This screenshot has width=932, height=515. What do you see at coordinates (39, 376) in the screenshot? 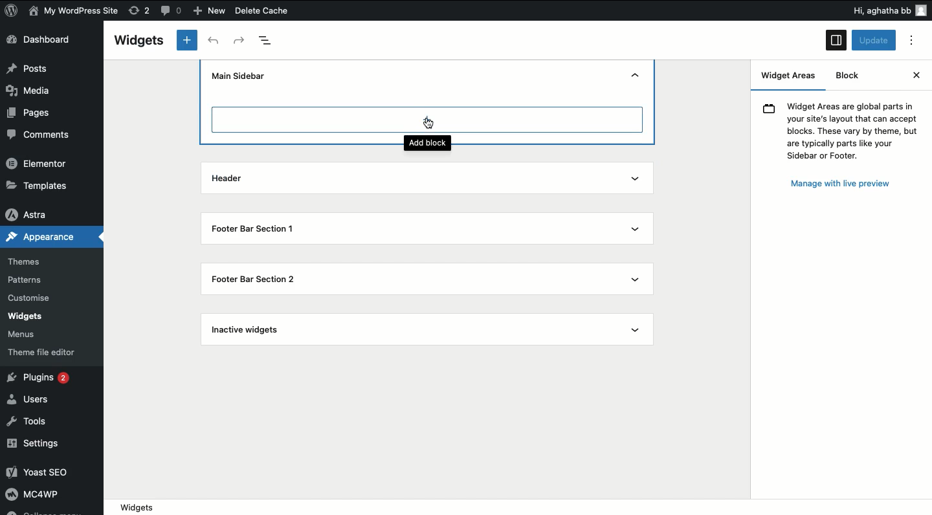
I see `Plugins 2` at bounding box center [39, 376].